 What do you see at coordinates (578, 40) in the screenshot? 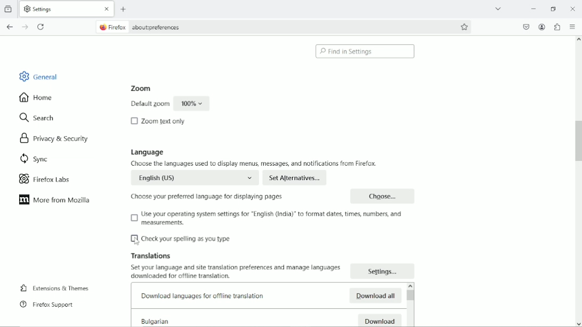
I see `scroll up` at bounding box center [578, 40].